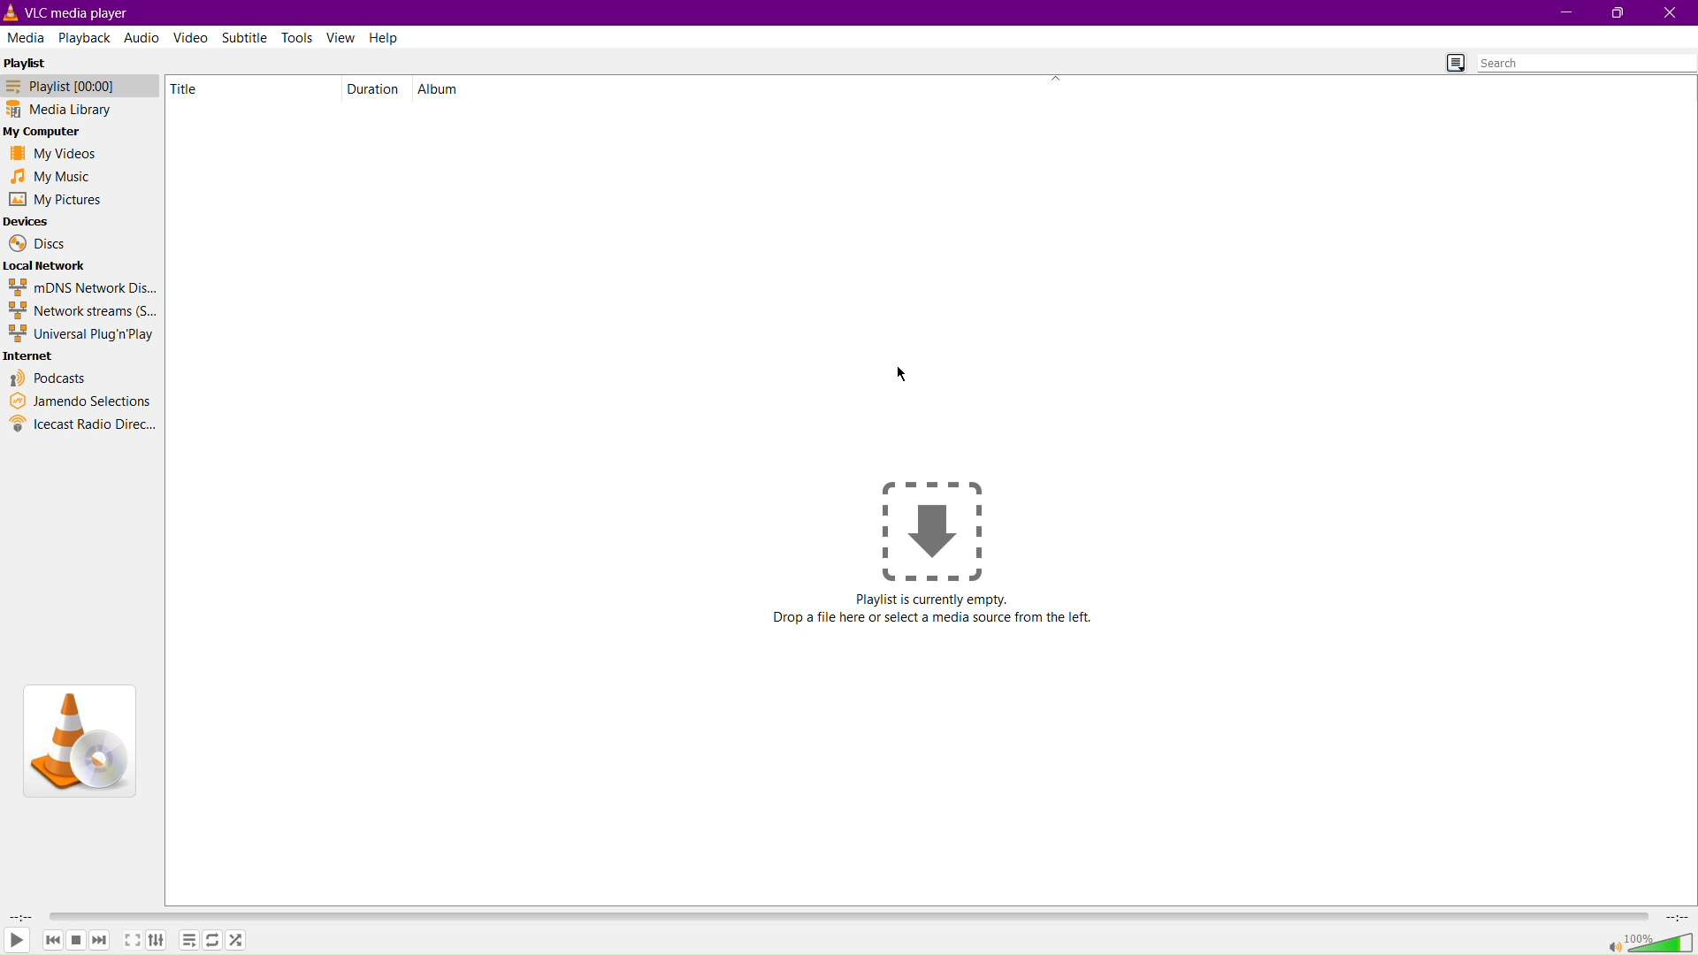 This screenshot has width=1698, height=955. I want to click on Search bar, so click(1587, 63).